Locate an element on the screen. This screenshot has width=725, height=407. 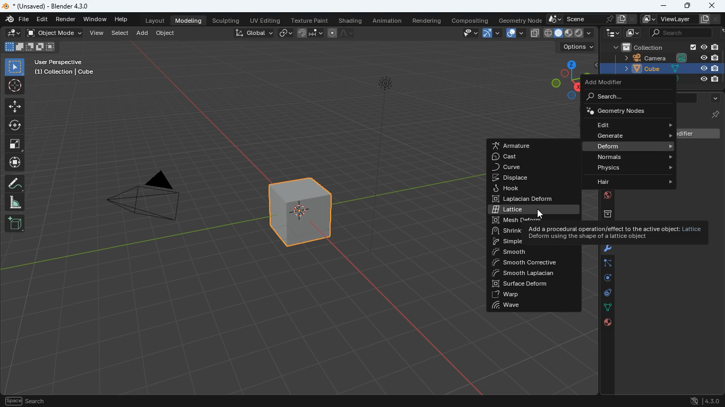
modifiers is located at coordinates (606, 250).